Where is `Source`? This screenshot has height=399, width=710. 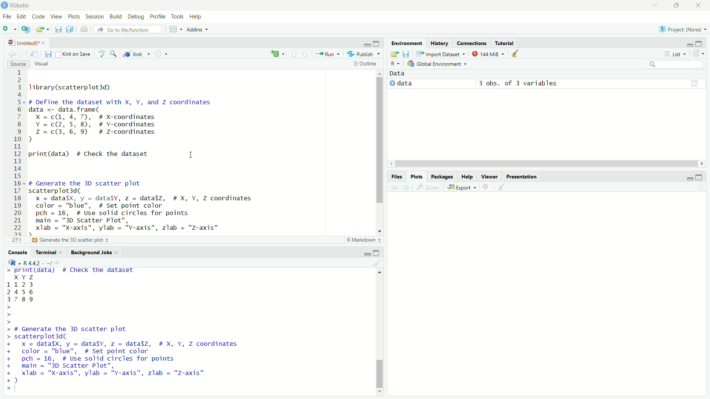 Source is located at coordinates (16, 64).